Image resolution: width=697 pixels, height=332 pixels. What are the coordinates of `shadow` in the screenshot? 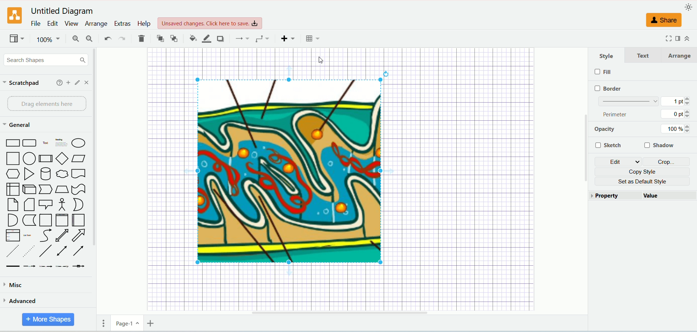 It's located at (223, 39).